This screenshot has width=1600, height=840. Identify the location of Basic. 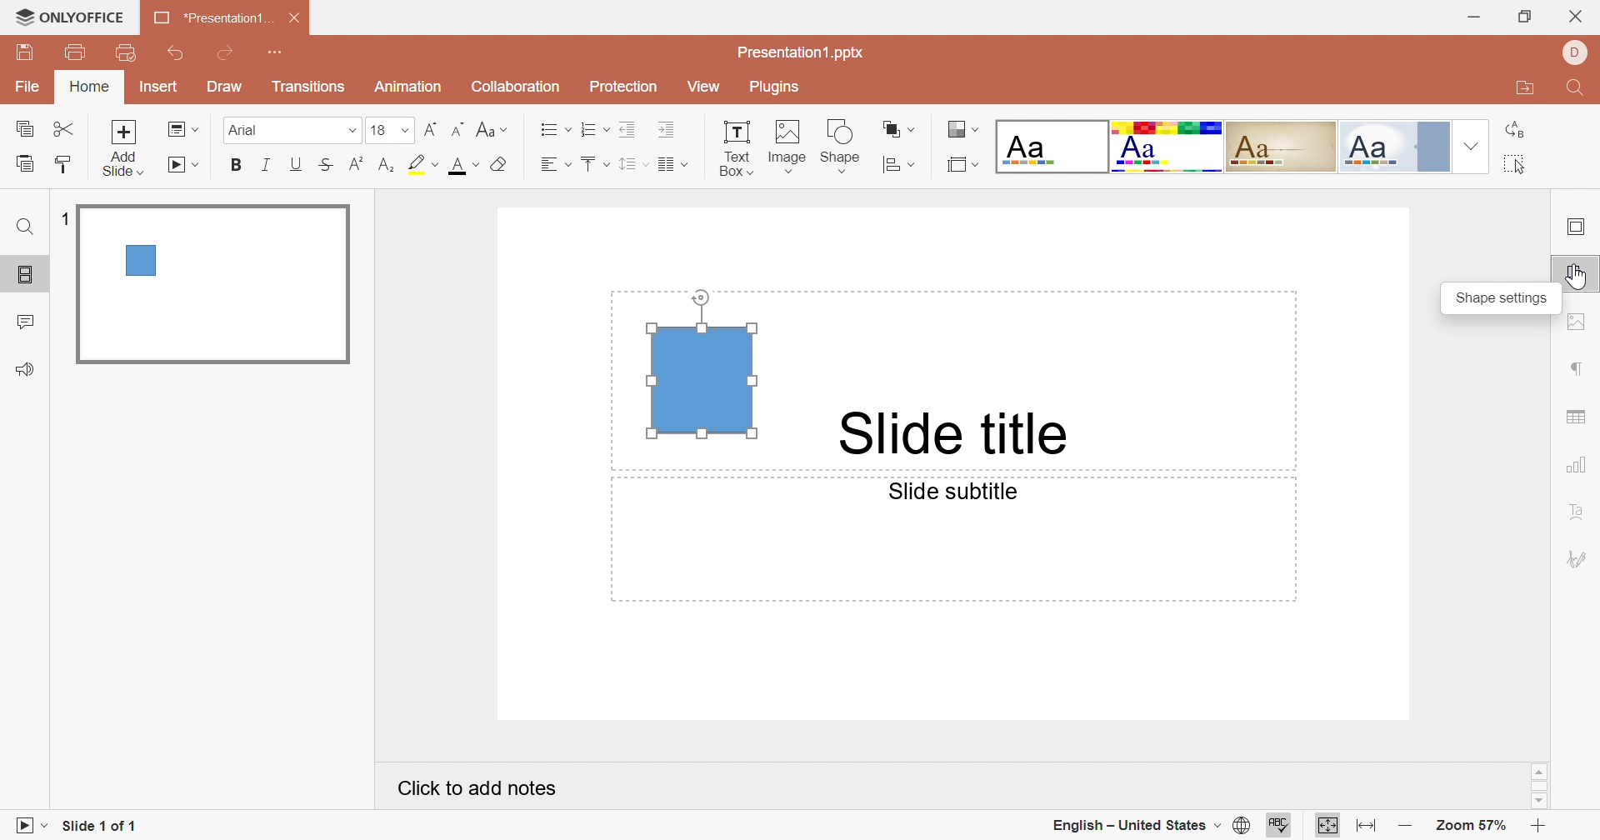
(1168, 146).